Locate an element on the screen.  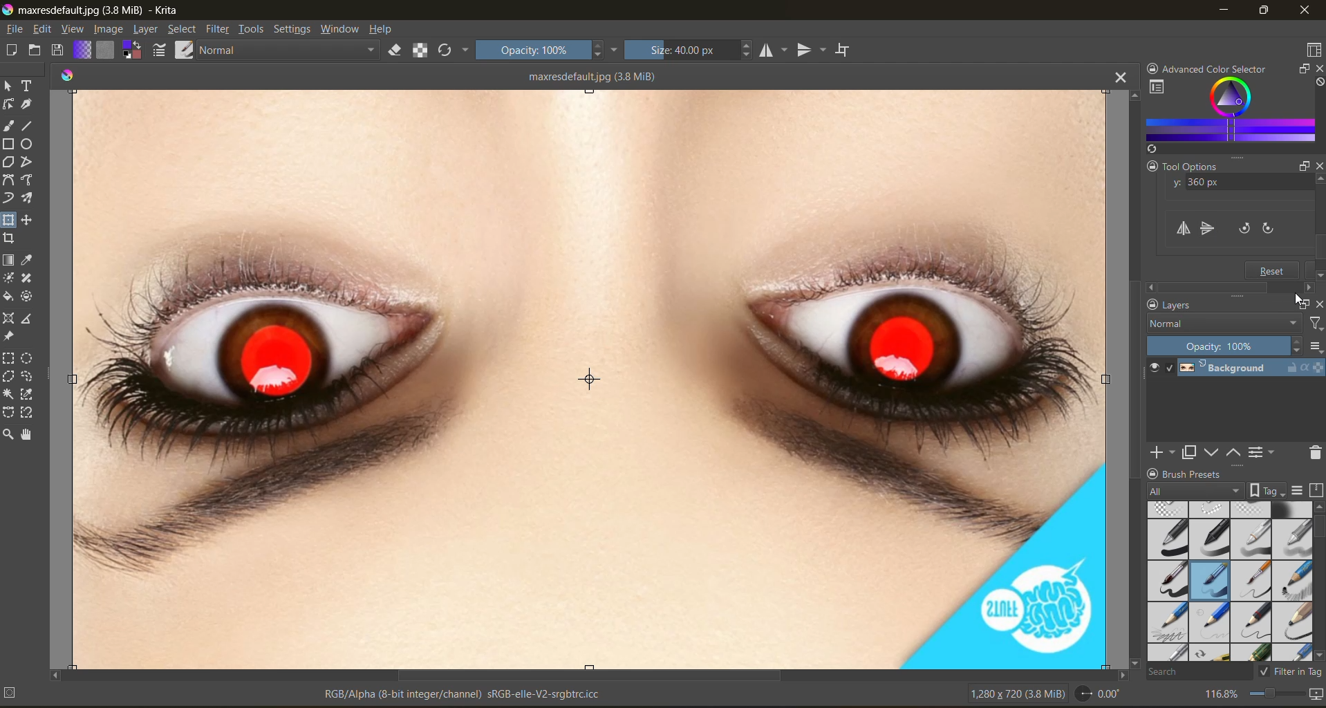
tool is located at coordinates (10, 297).